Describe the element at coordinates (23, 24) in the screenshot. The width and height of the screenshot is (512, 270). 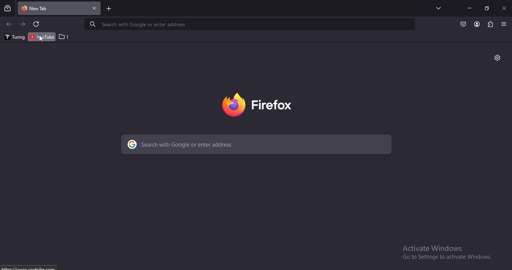
I see `click to go to next page` at that location.